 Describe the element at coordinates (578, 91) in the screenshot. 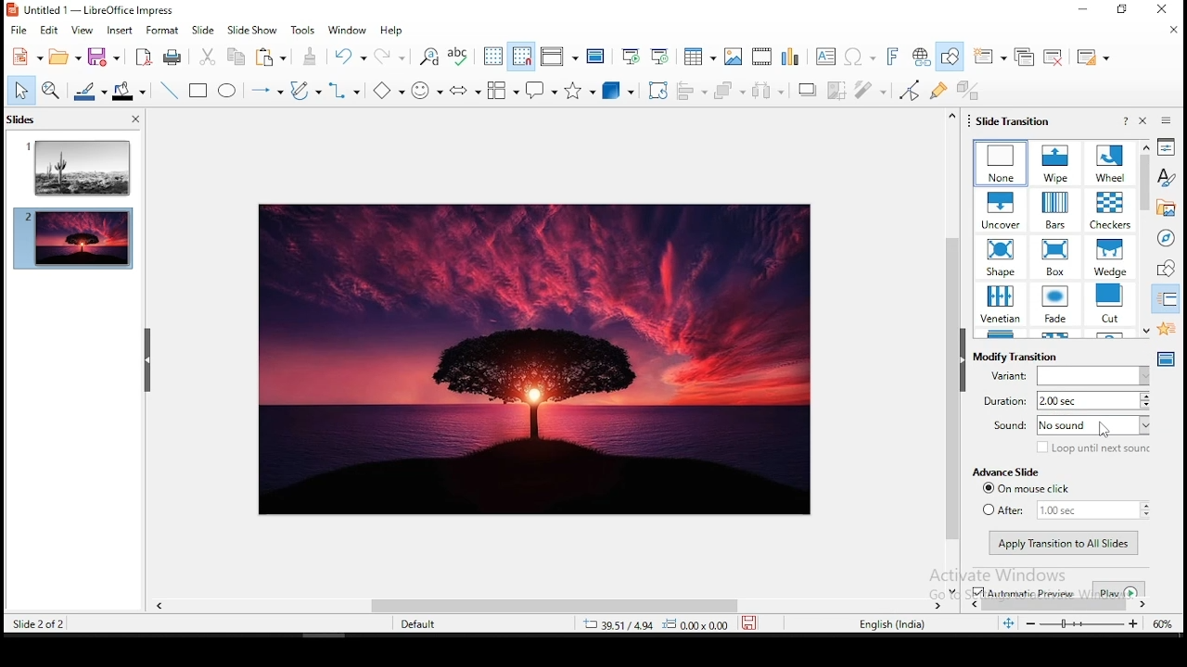

I see `stars and banners` at that location.